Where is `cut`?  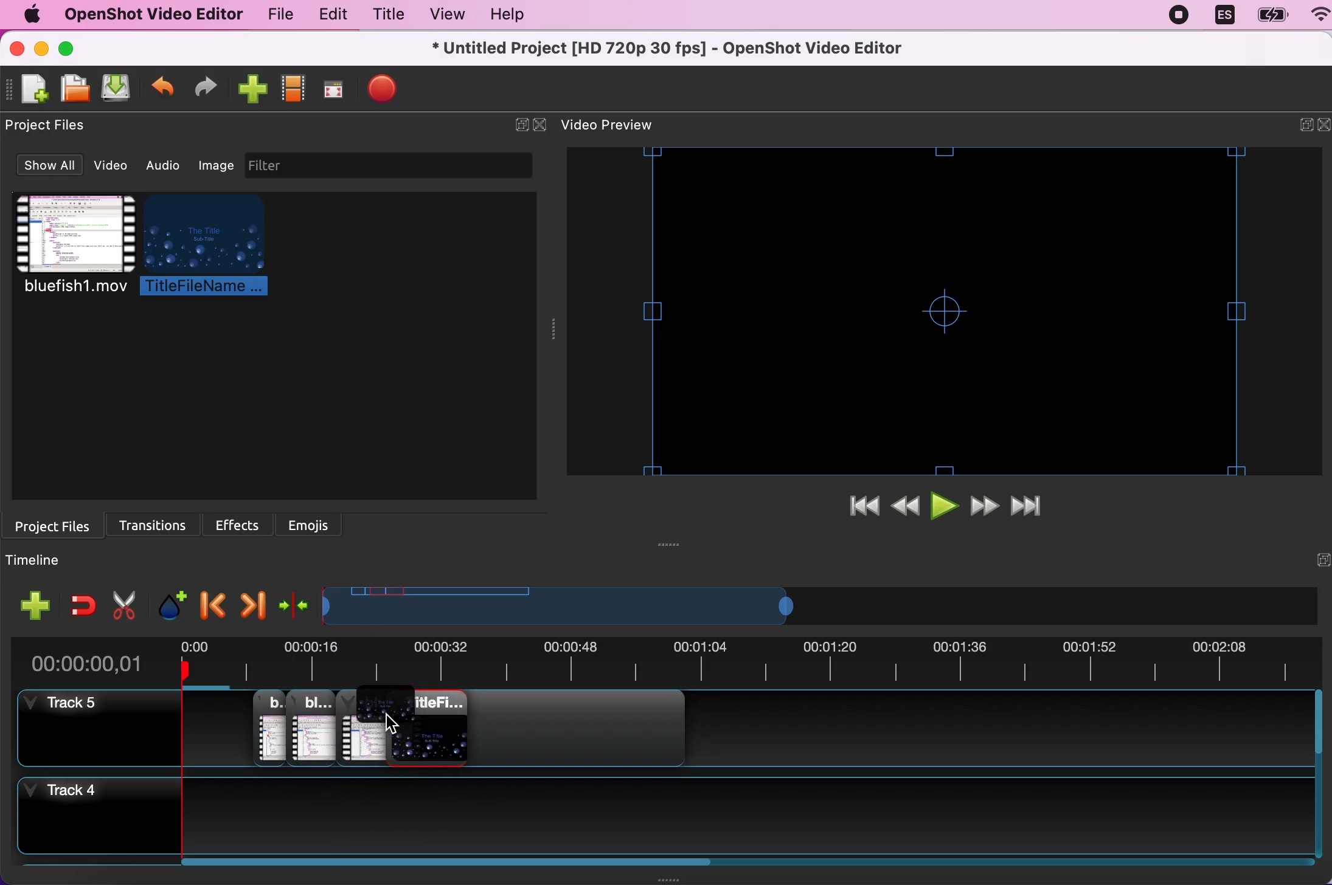
cut is located at coordinates (125, 603).